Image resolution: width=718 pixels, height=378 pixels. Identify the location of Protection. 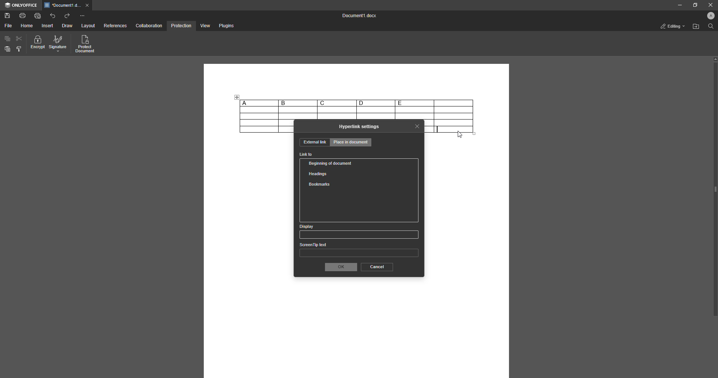
(181, 25).